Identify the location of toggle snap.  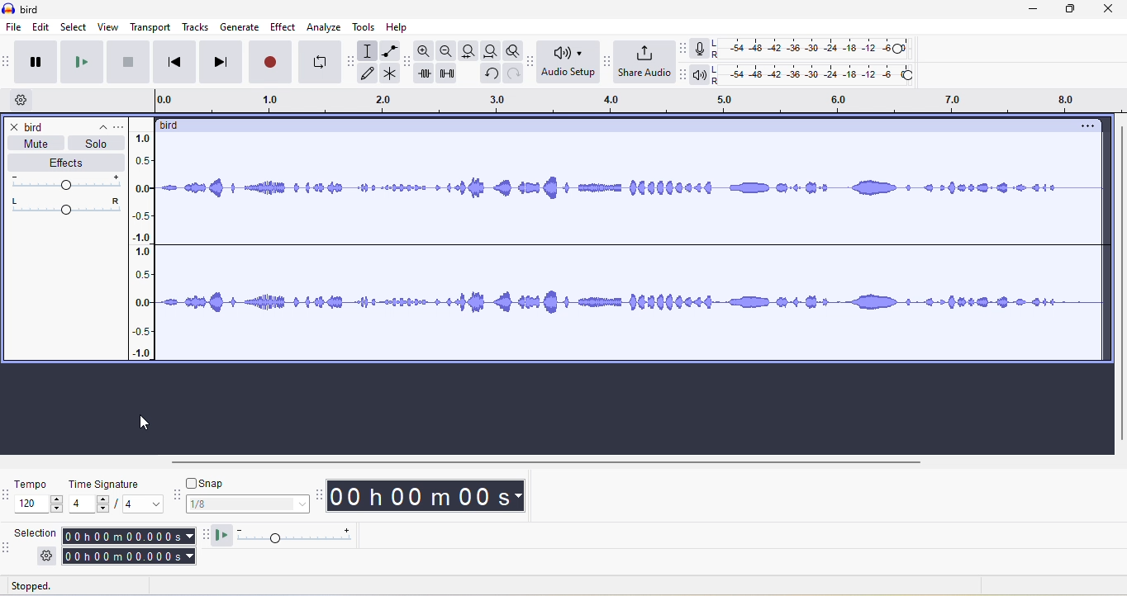
(211, 482).